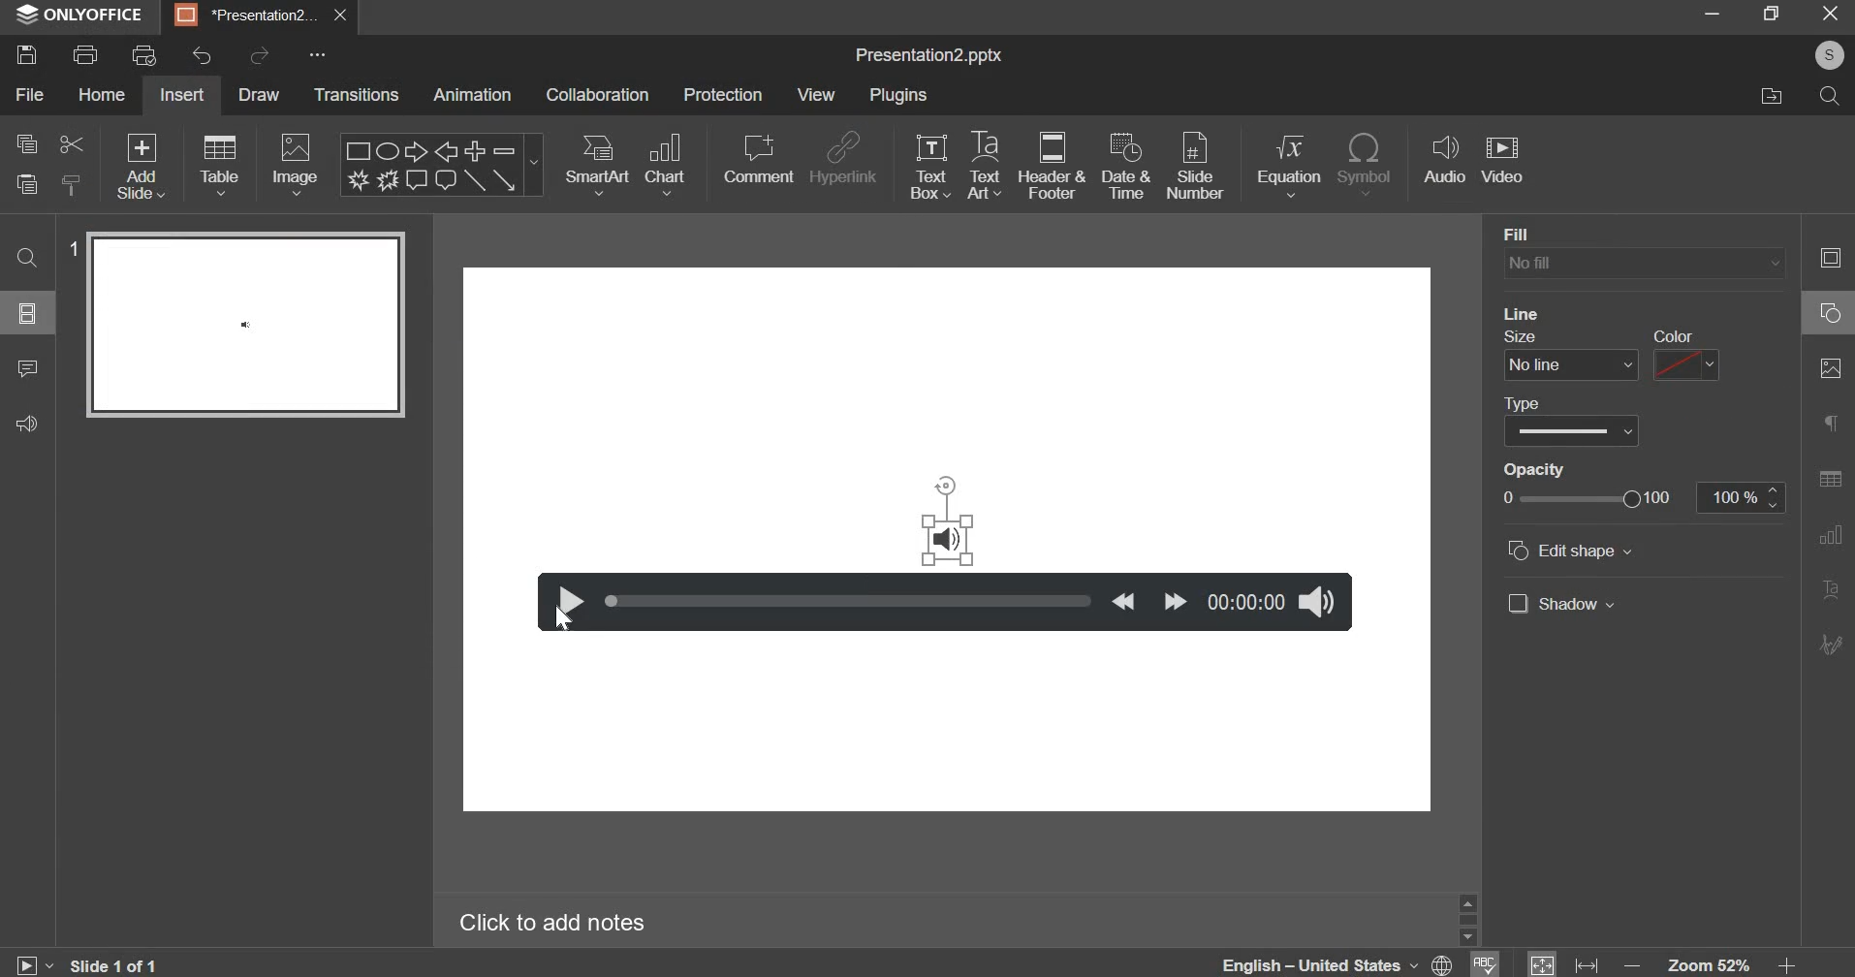 This screenshot has height=977, width=1855. I want to click on click here to add notes, so click(553, 920).